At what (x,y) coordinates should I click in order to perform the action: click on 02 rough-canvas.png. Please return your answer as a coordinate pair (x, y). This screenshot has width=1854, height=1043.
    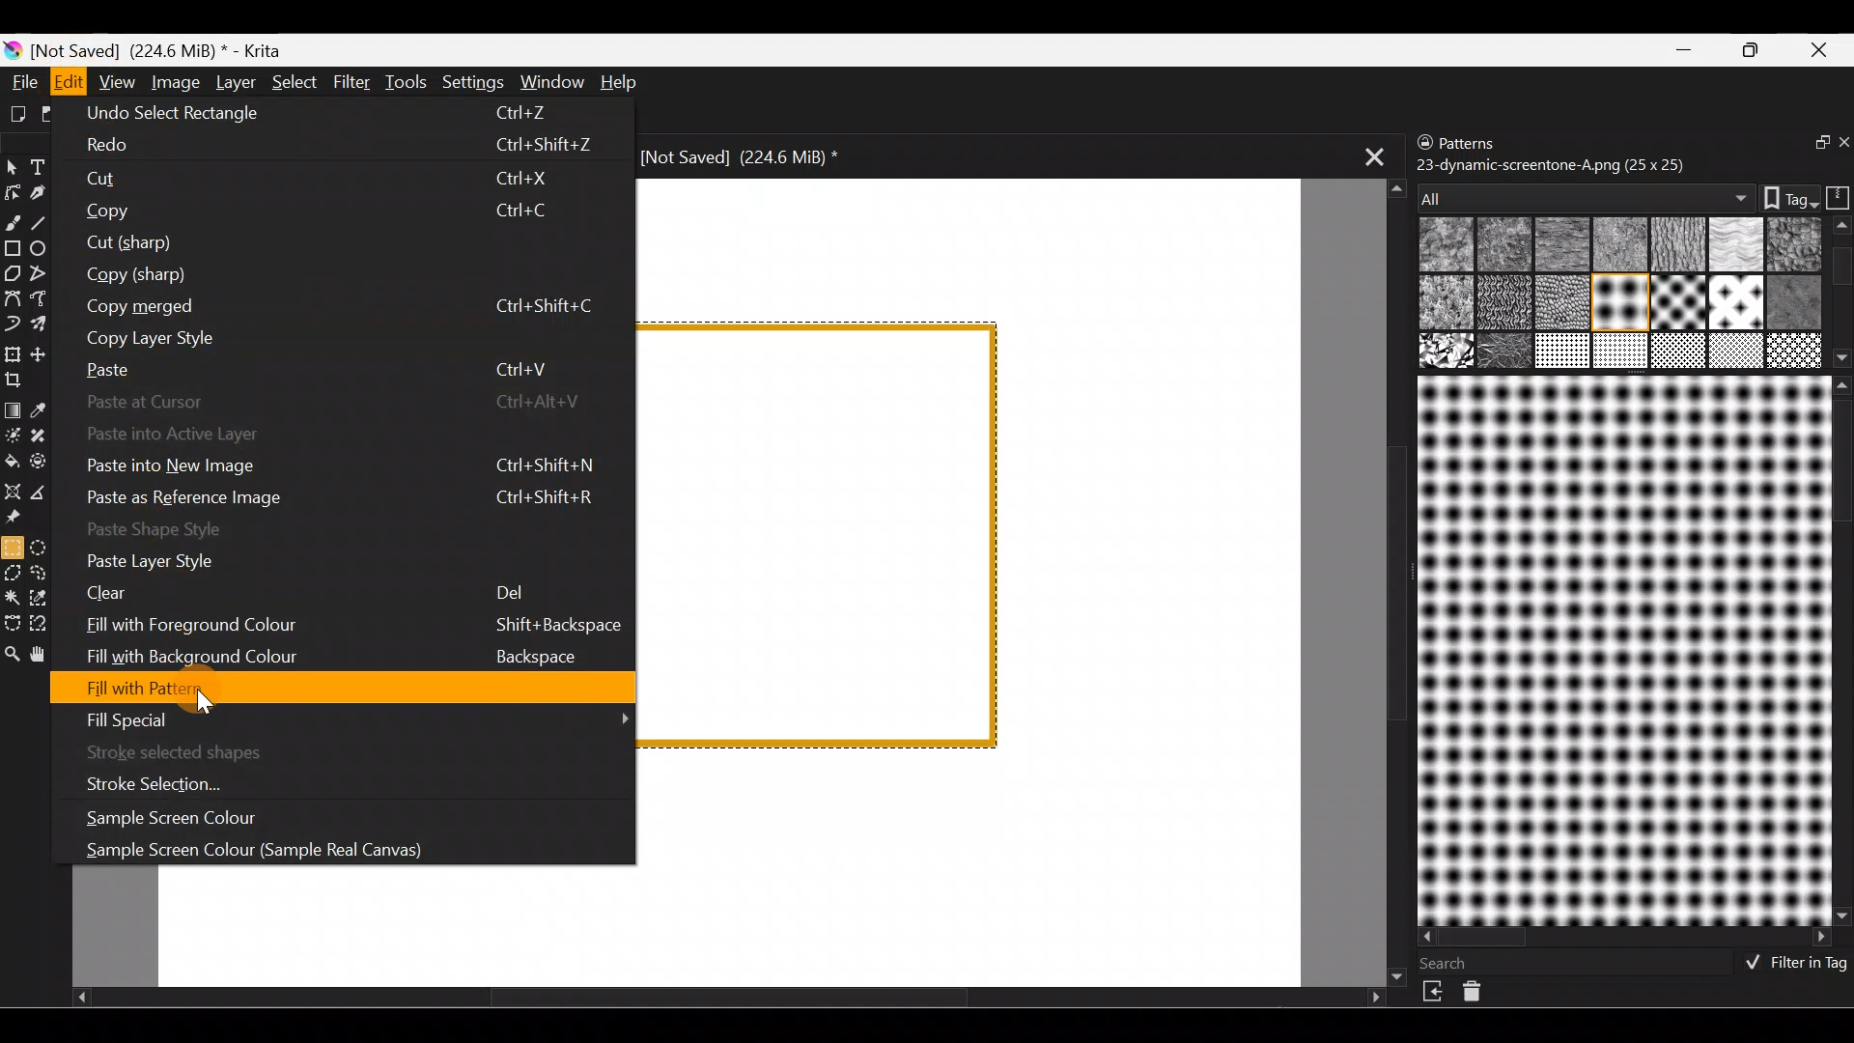
    Looking at the image, I should click on (1503, 246).